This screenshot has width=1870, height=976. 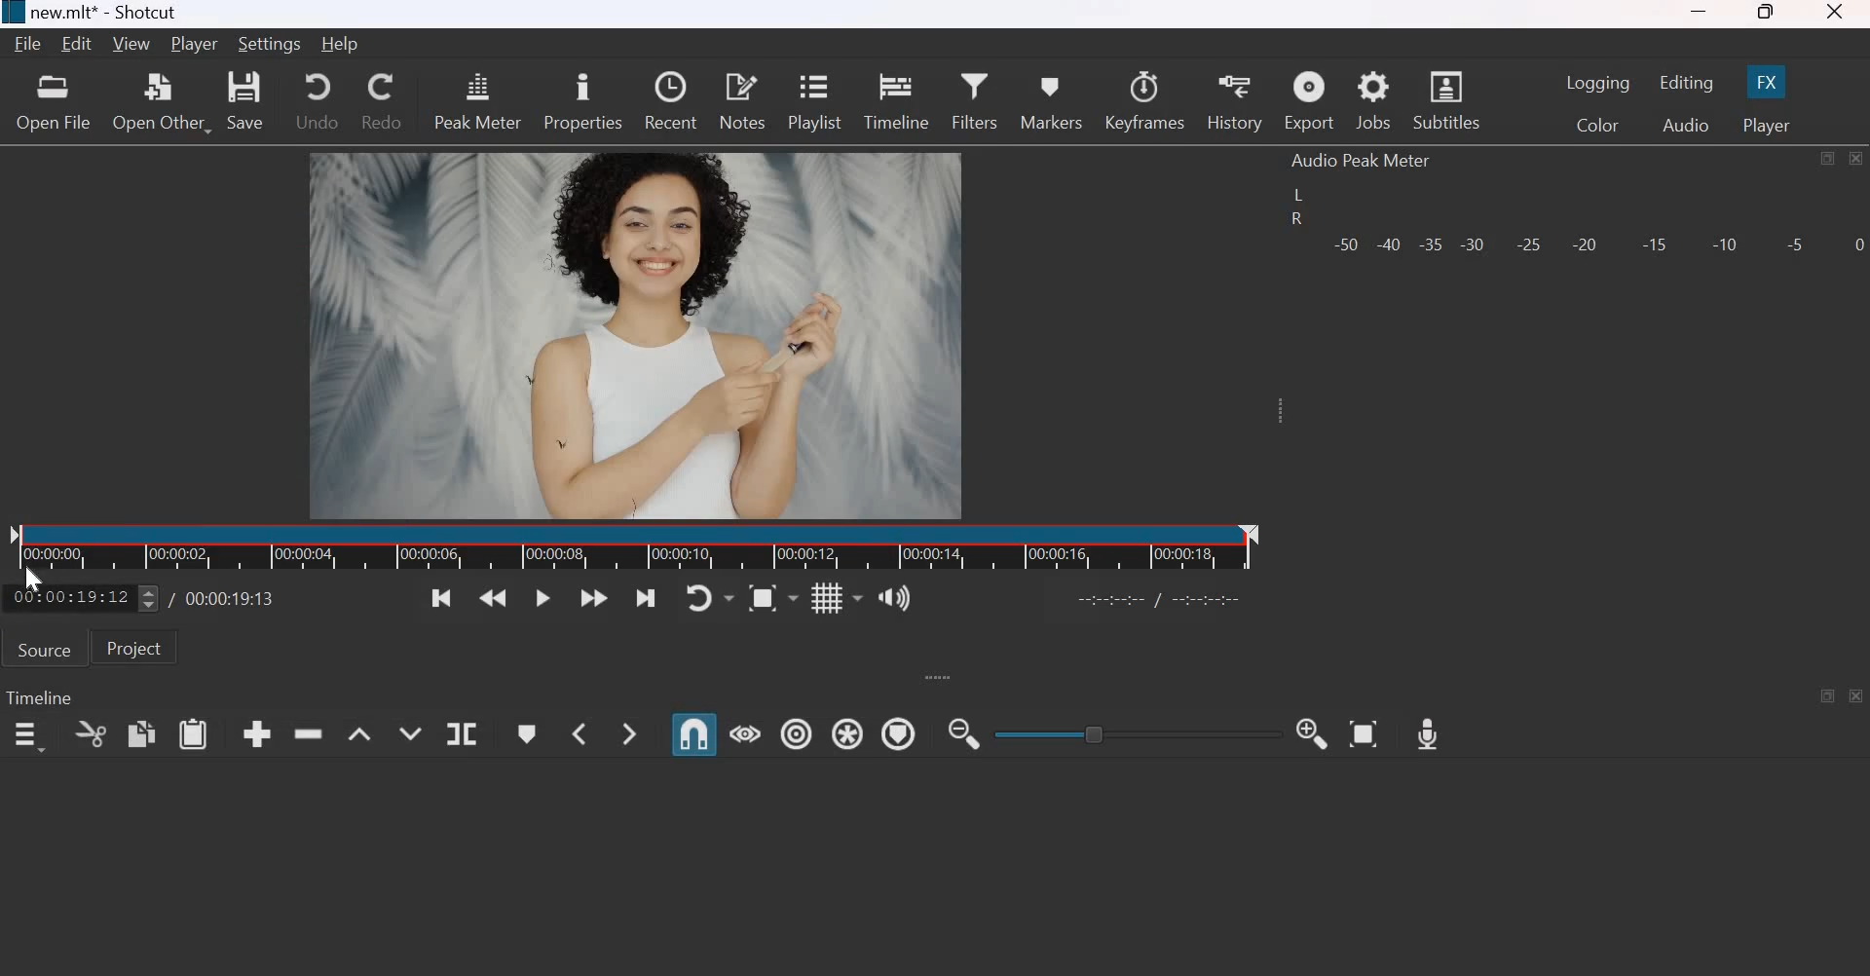 I want to click on paste, so click(x=194, y=732).